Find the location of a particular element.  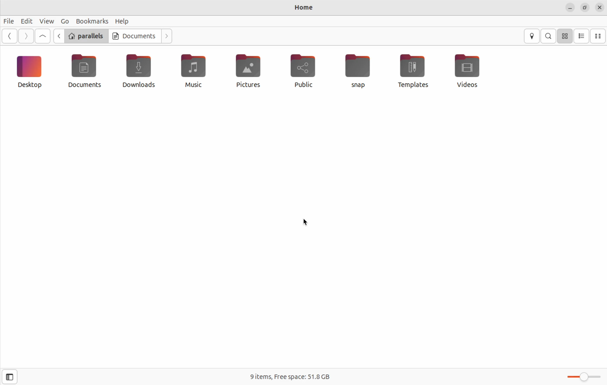

back is located at coordinates (60, 37).